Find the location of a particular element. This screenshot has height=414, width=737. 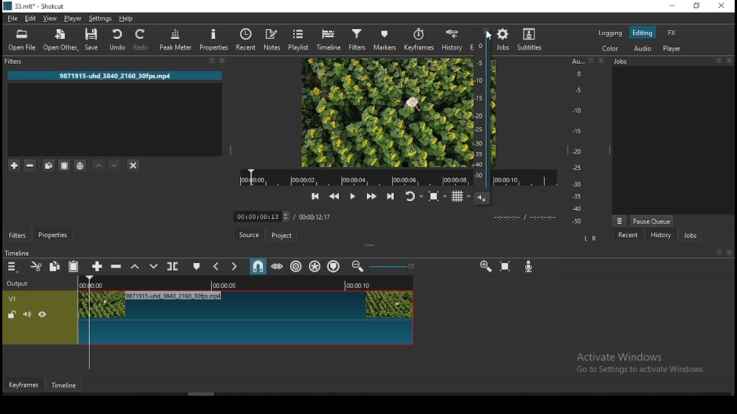

create/edit marker is located at coordinates (197, 267).